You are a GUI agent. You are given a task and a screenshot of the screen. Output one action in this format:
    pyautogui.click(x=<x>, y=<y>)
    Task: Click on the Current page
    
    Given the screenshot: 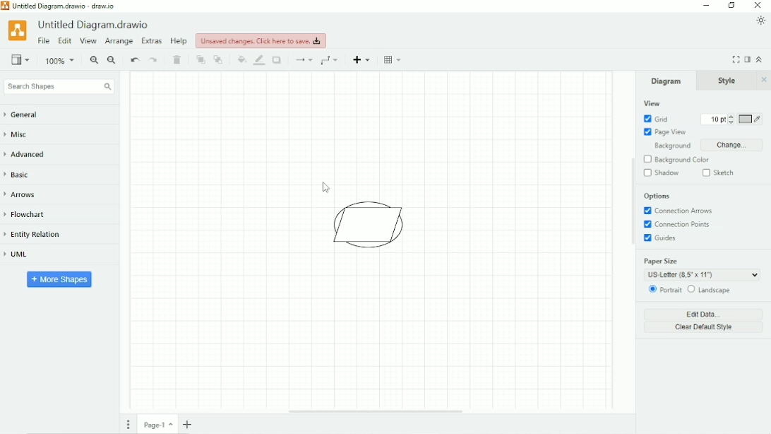 What is the action you would take?
    pyautogui.click(x=158, y=424)
    